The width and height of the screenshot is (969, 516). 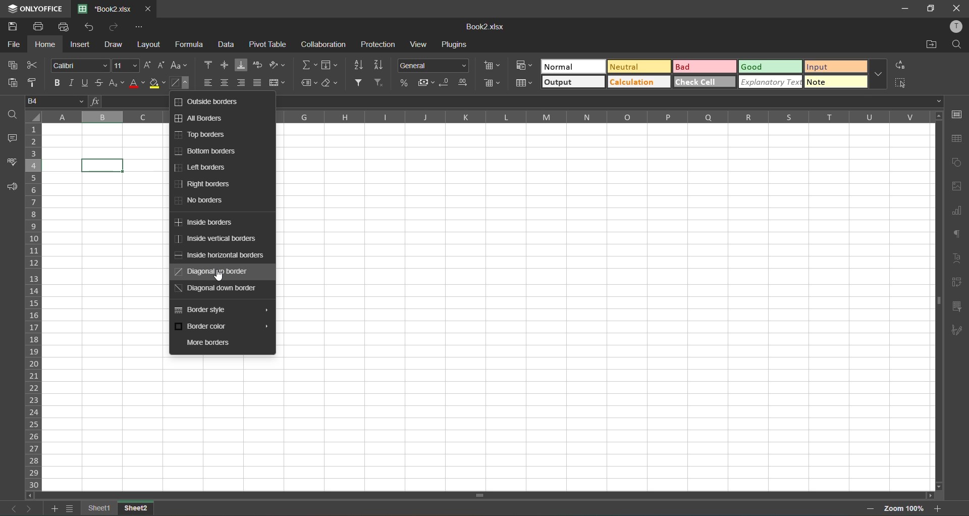 I want to click on insert, so click(x=81, y=45).